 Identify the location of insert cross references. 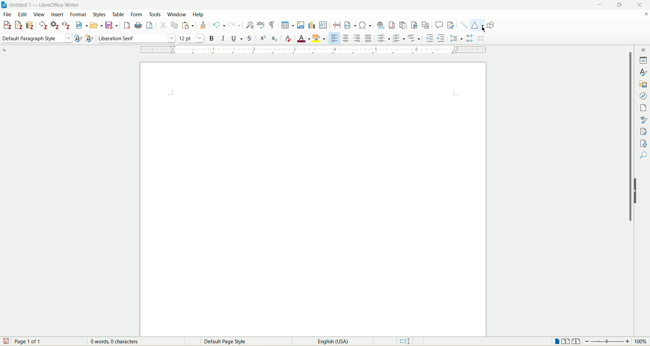
(426, 25).